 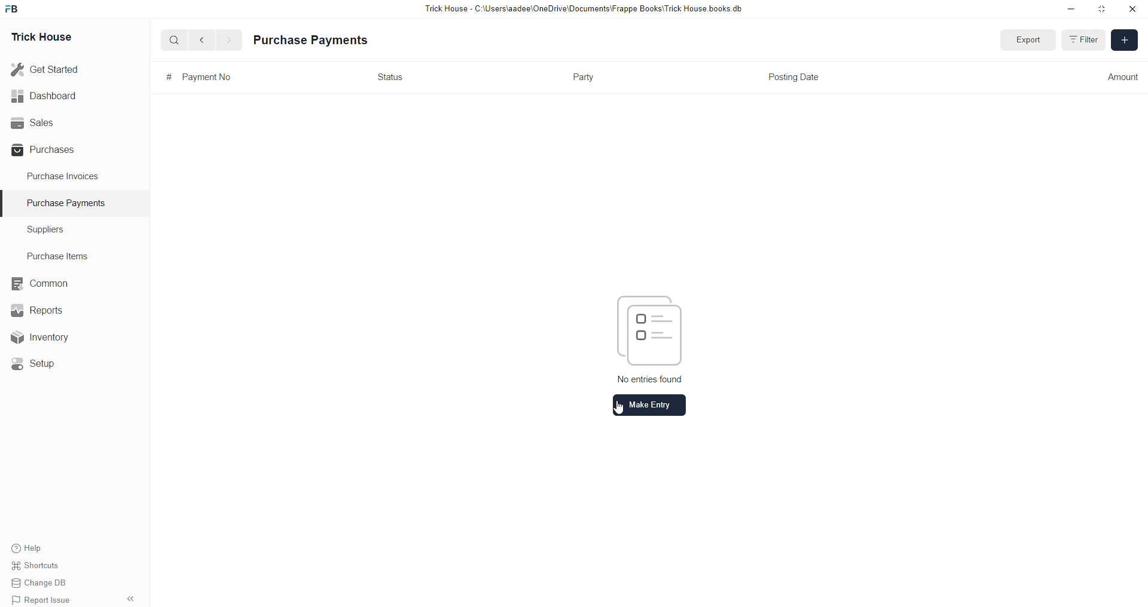 I want to click on Amount, so click(x=1122, y=76).